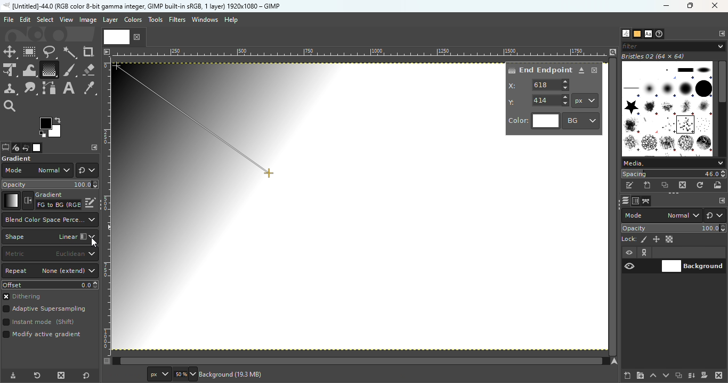 This screenshot has height=383, width=728. Describe the element at coordinates (94, 147) in the screenshot. I see `Configure this tab` at that location.